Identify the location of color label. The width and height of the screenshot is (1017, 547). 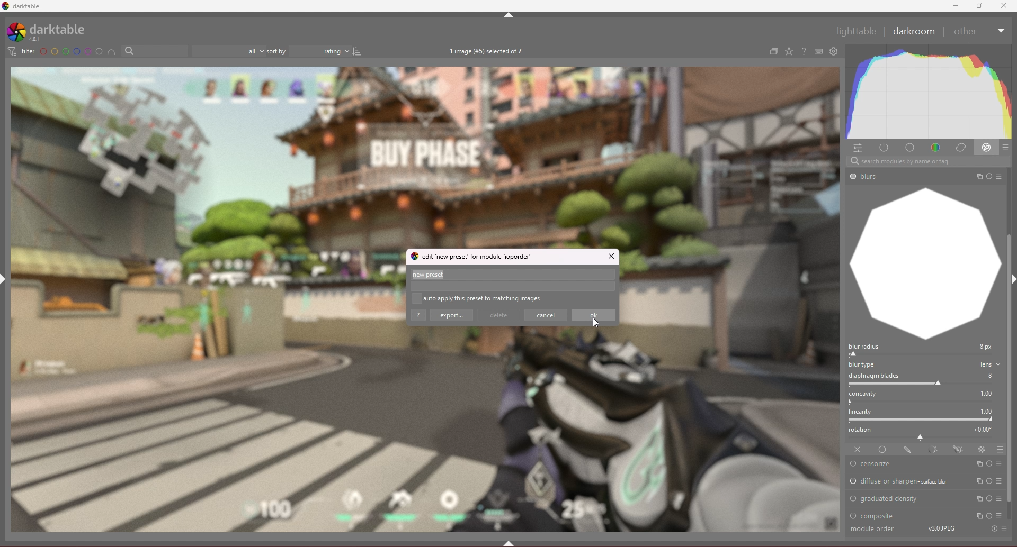
(71, 51).